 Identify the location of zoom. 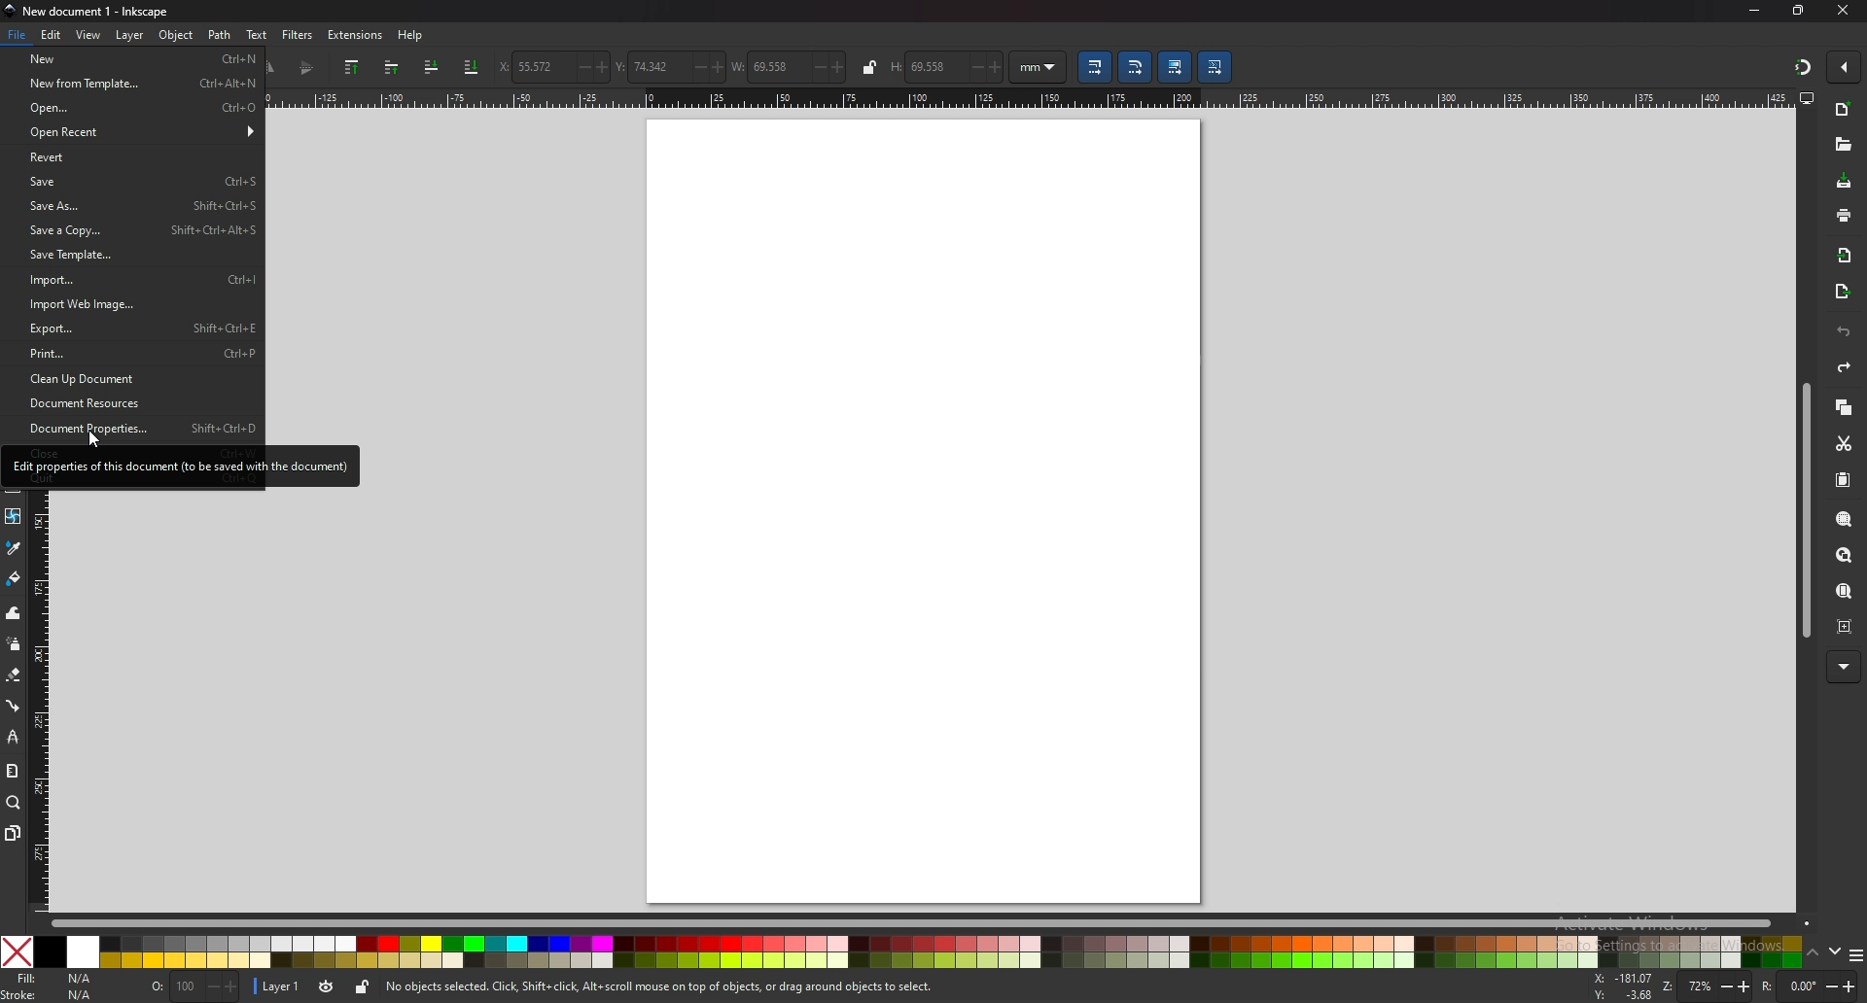
(1683, 988).